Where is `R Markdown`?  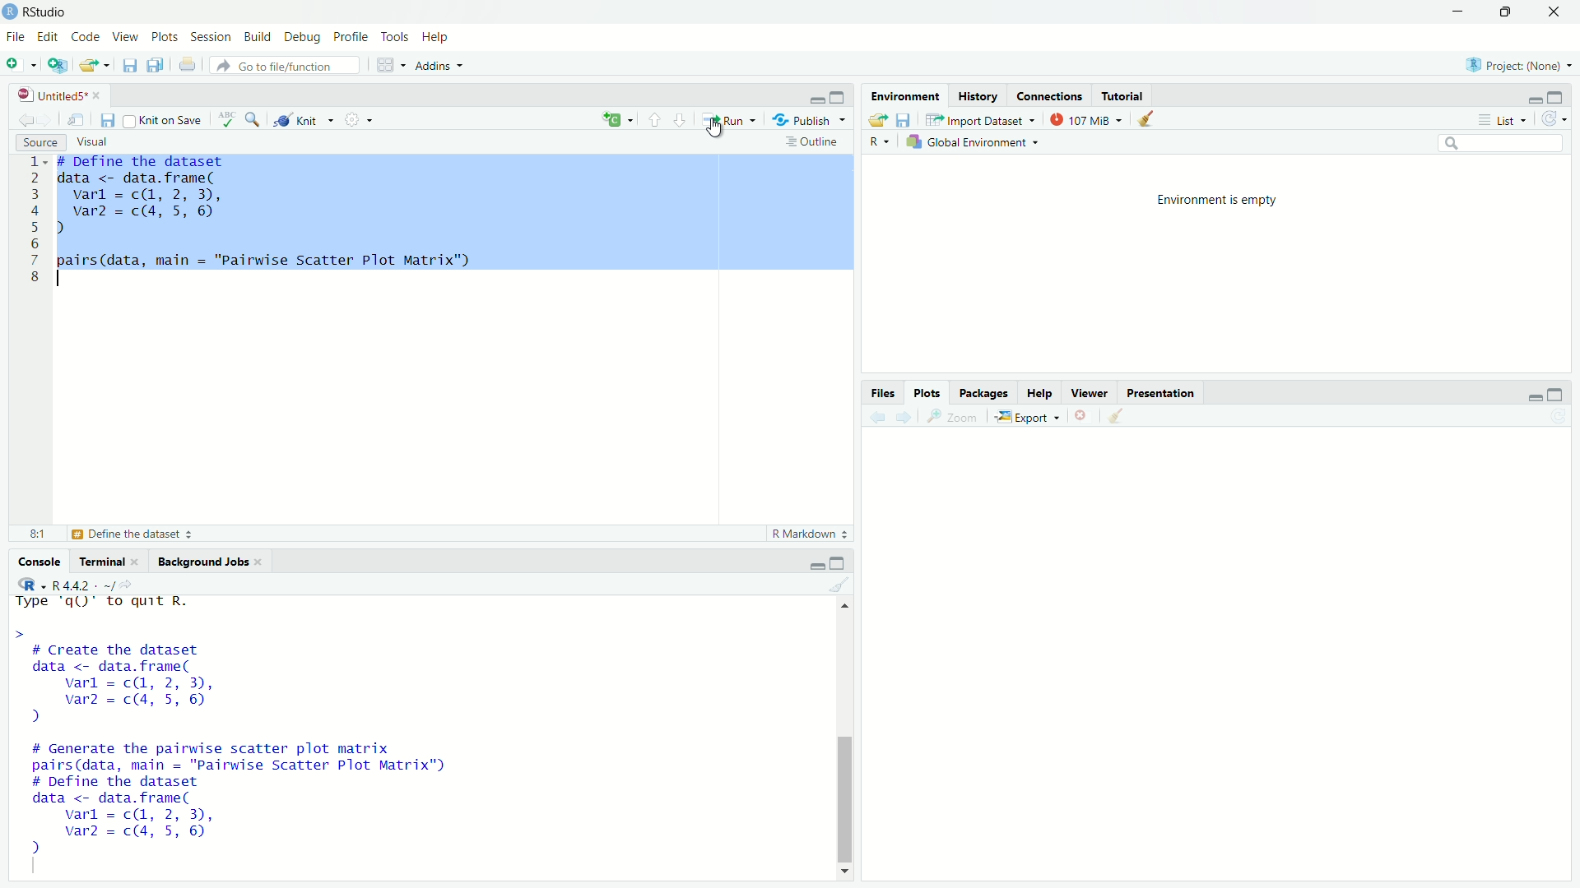 R Markdown is located at coordinates (810, 534).